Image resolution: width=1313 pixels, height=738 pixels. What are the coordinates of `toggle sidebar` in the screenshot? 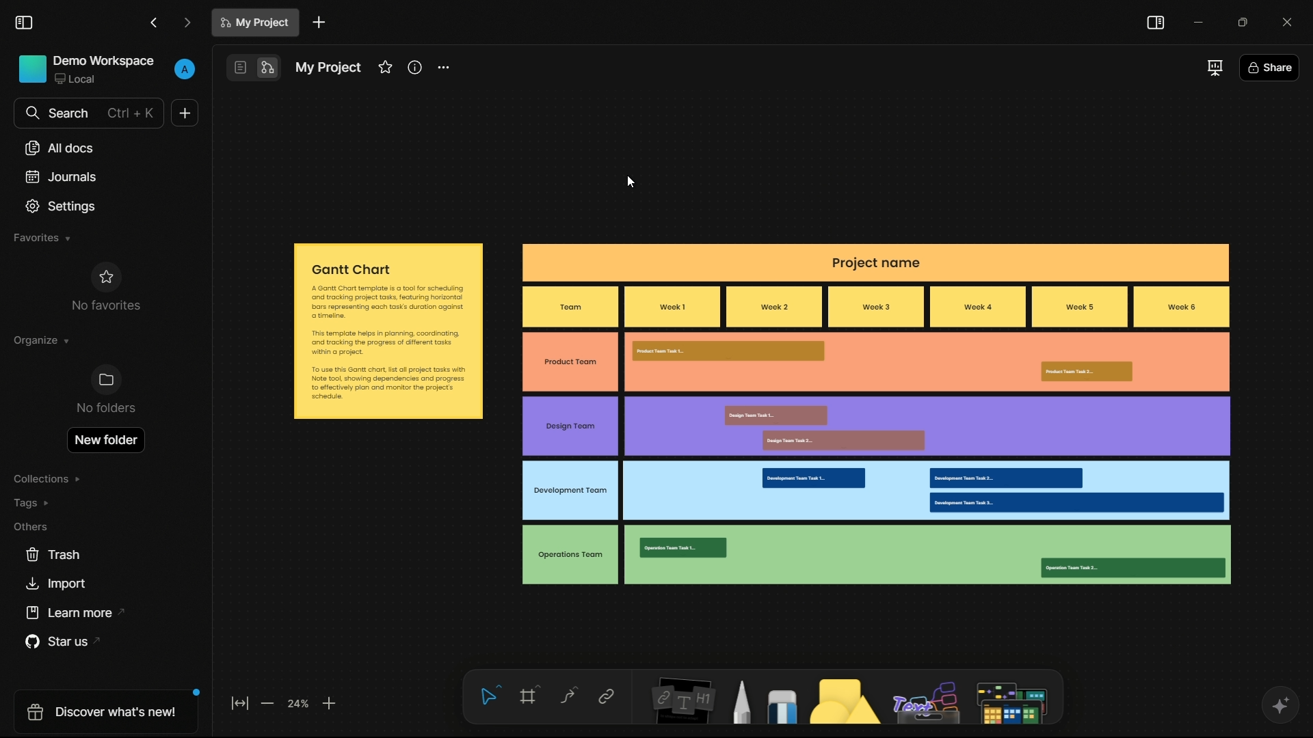 It's located at (1156, 24).